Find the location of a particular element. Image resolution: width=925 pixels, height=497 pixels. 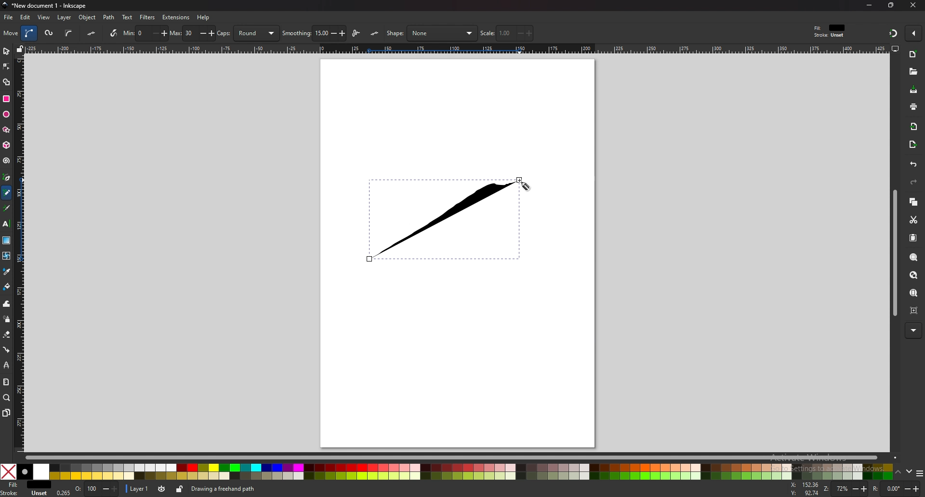

view is located at coordinates (45, 17).